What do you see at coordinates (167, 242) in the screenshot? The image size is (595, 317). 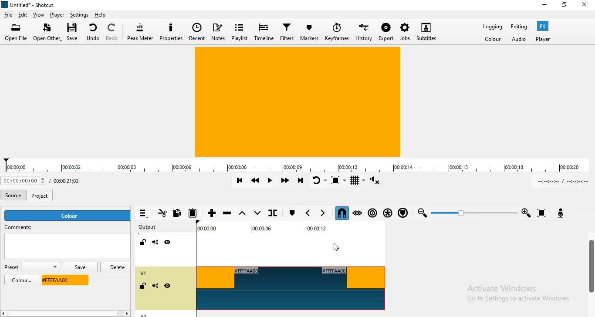 I see `Hide` at bounding box center [167, 242].